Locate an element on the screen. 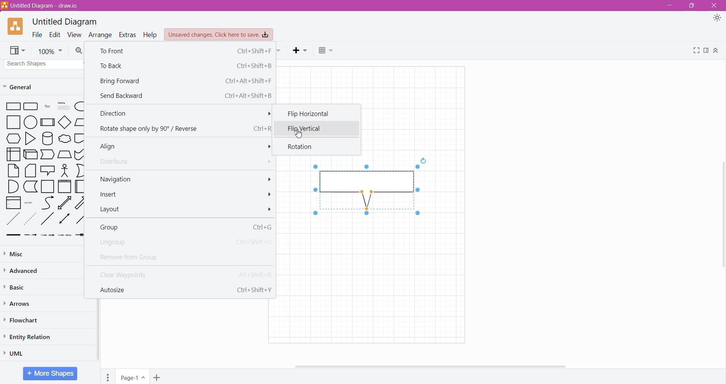 Image resolution: width=726 pixels, height=384 pixels. Restore Down is located at coordinates (691, 6).